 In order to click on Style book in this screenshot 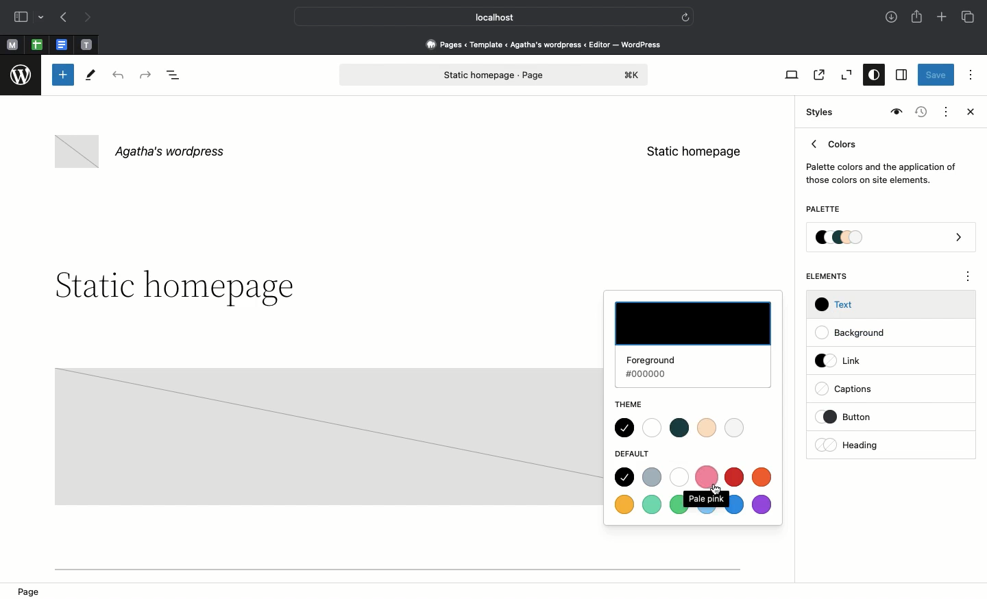, I will do `click(894, 112)`.